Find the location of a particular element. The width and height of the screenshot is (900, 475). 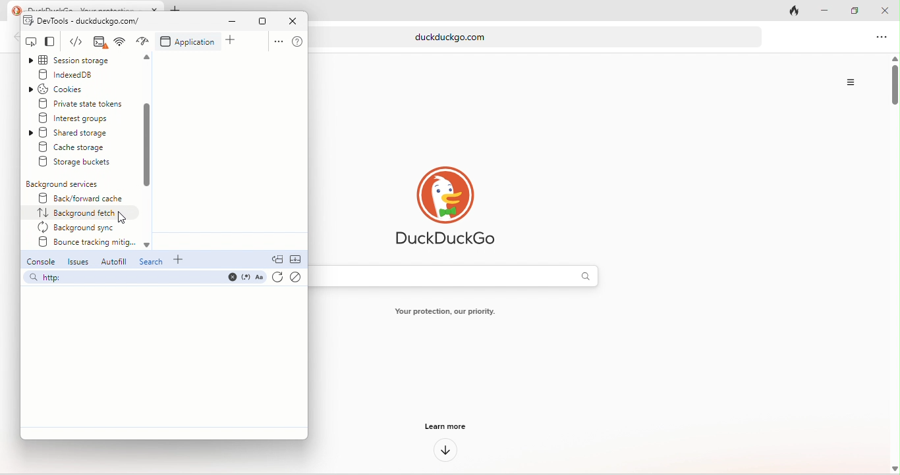

cursor movement is located at coordinates (121, 218).